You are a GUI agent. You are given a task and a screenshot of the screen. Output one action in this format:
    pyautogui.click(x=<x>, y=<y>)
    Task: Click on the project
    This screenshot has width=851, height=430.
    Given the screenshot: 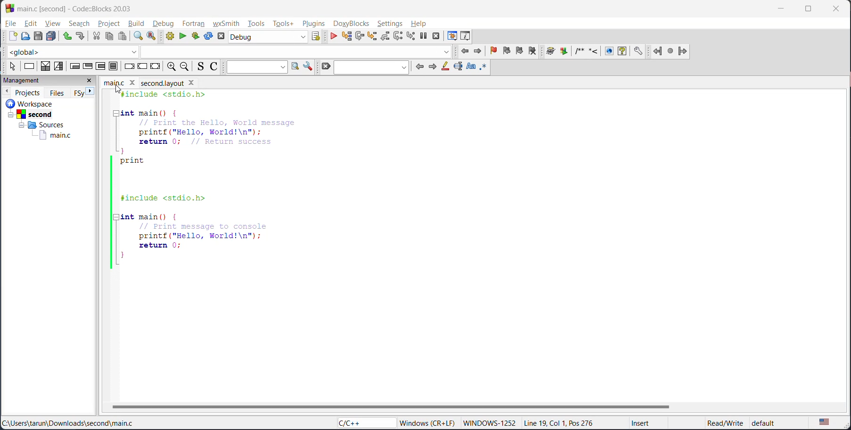 What is the action you would take?
    pyautogui.click(x=111, y=25)
    